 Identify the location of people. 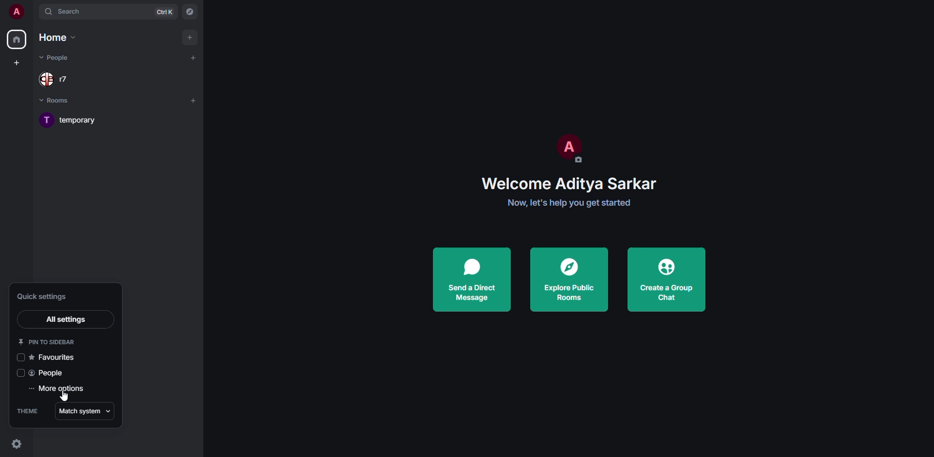
(59, 79).